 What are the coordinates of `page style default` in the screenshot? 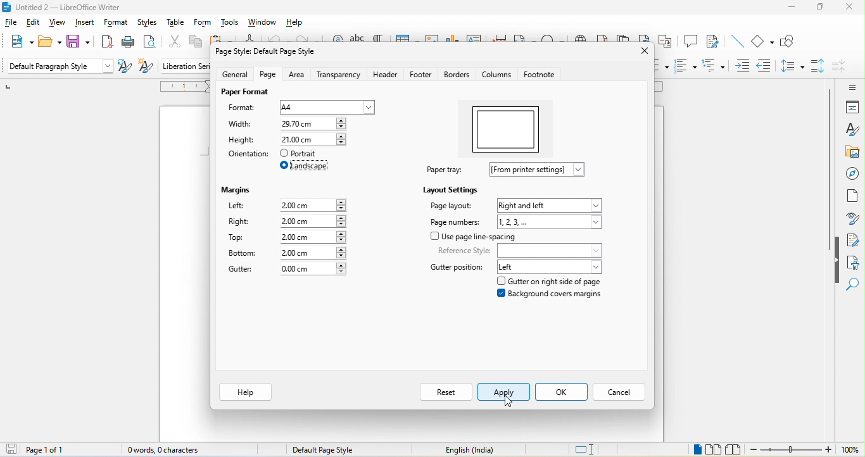 It's located at (270, 50).